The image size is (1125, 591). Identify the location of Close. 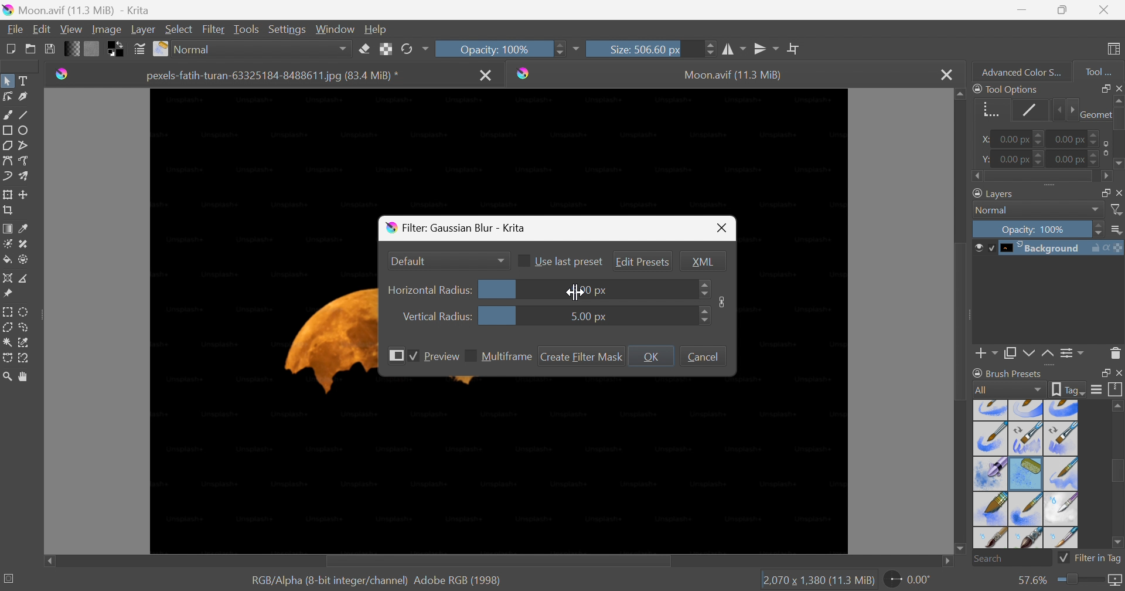
(722, 229).